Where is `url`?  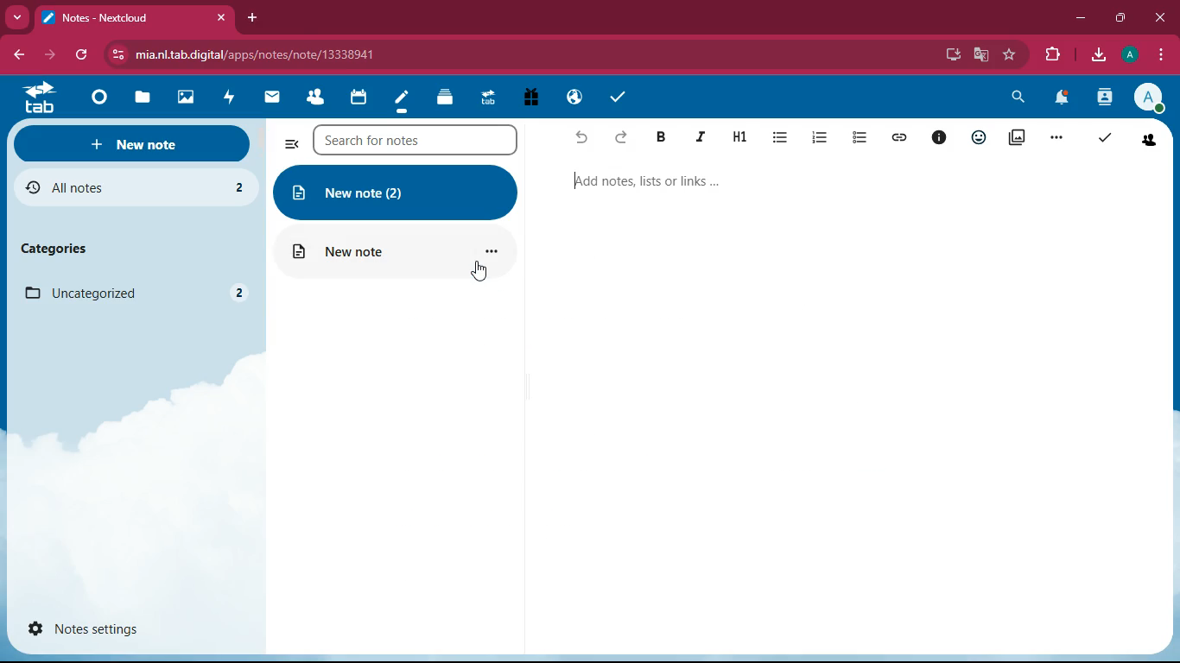
url is located at coordinates (275, 57).